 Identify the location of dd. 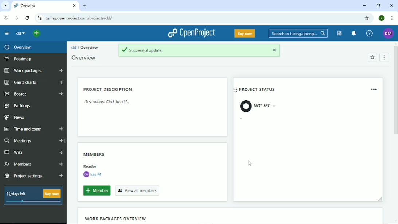
(20, 33).